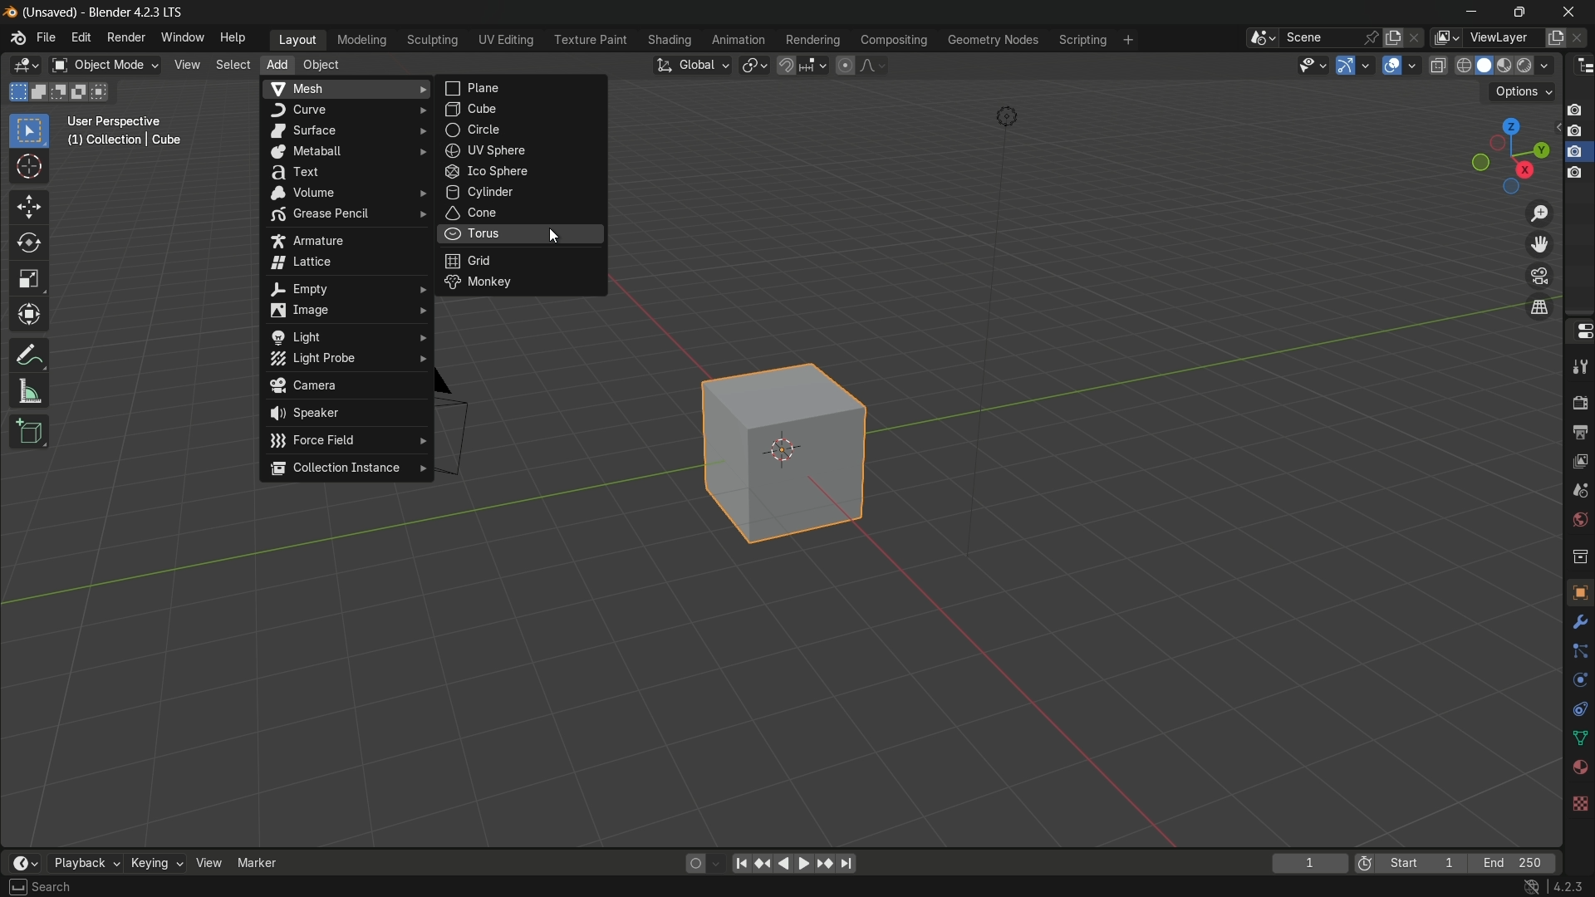 Image resolution: width=1595 pixels, height=897 pixels. What do you see at coordinates (321, 65) in the screenshot?
I see `object` at bounding box center [321, 65].